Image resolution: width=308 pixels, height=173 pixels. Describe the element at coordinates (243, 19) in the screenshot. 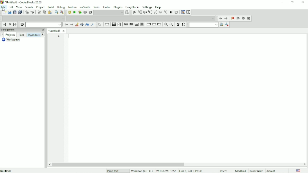

I see `Next bookmark` at that location.